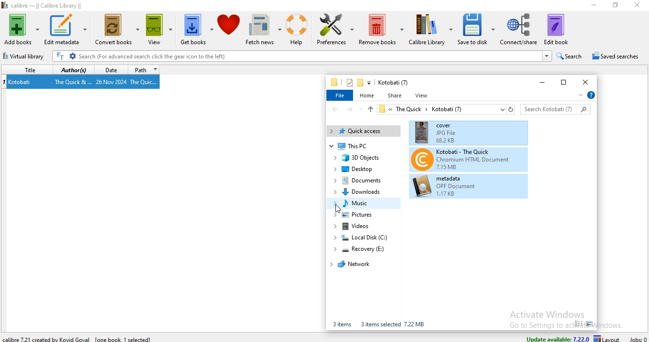 The image size is (649, 342). Describe the element at coordinates (145, 82) in the screenshot. I see `The Quic...` at that location.